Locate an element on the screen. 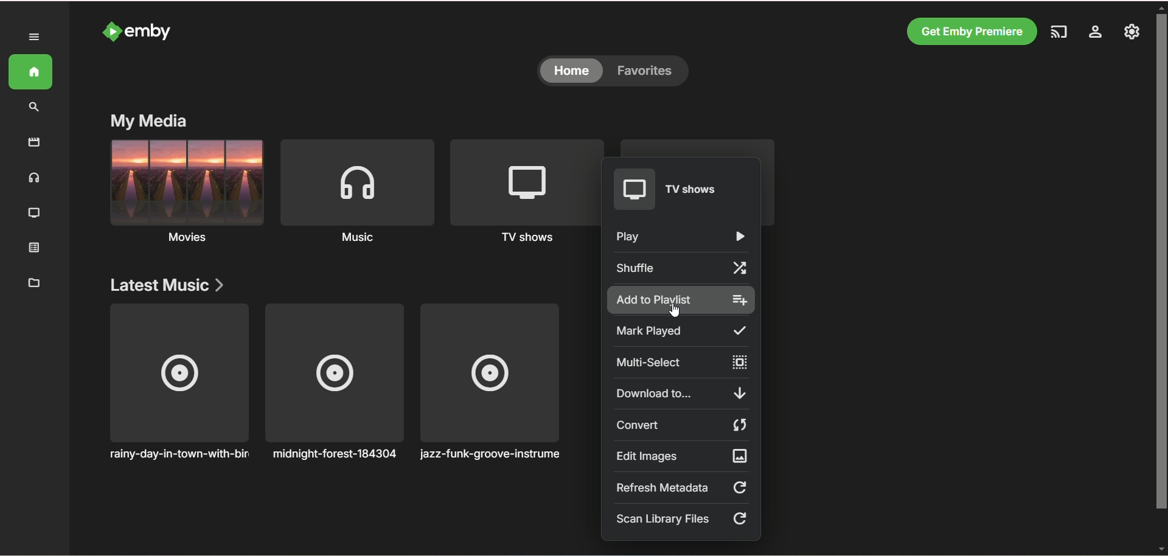 The image size is (1168, 556). Play is located at coordinates (680, 237).